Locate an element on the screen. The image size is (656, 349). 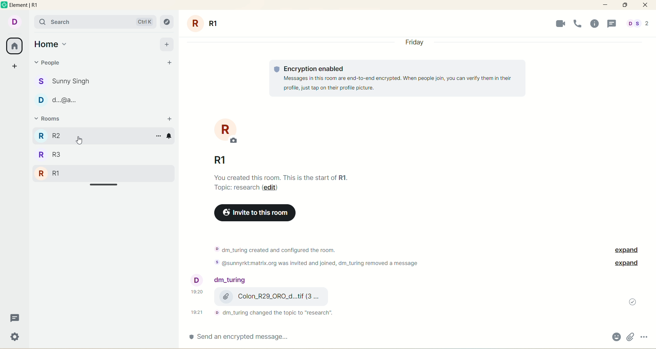
account is located at coordinates (14, 21).